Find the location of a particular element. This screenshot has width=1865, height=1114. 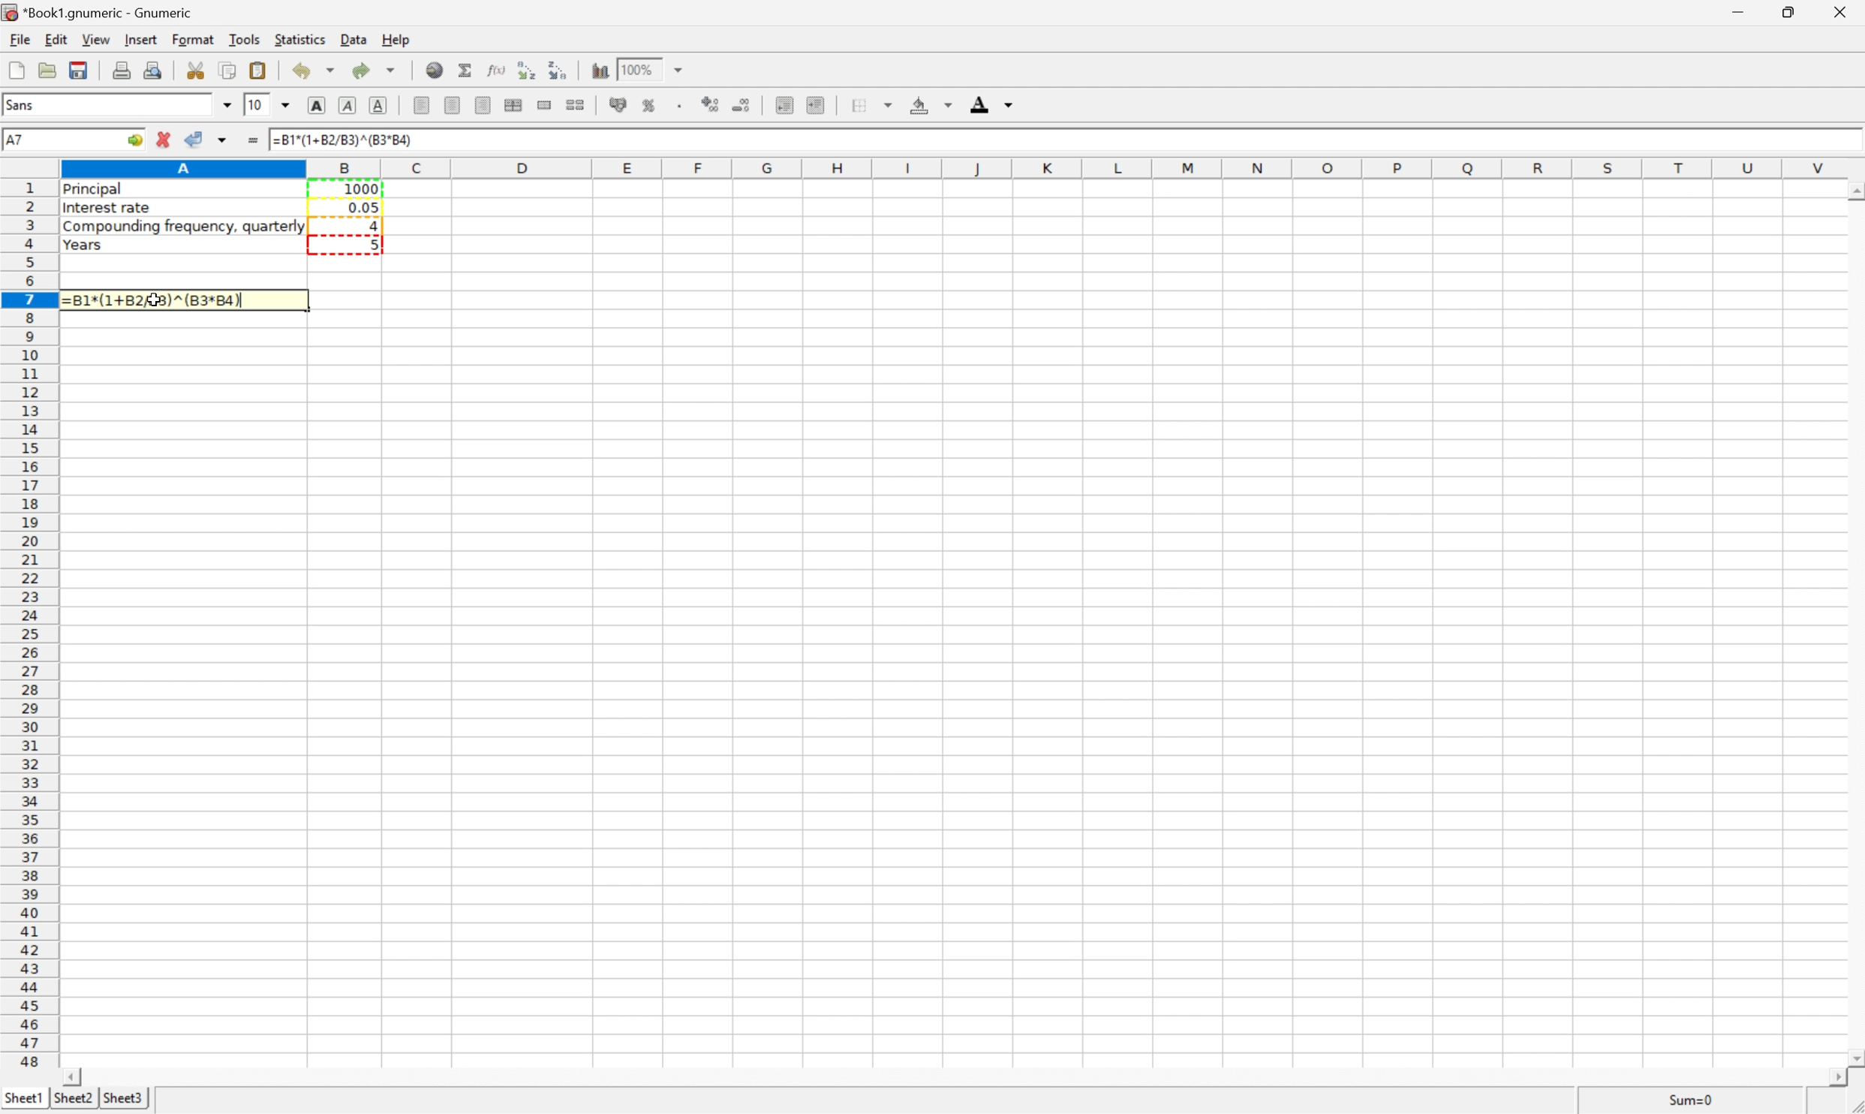

1000 is located at coordinates (364, 189).